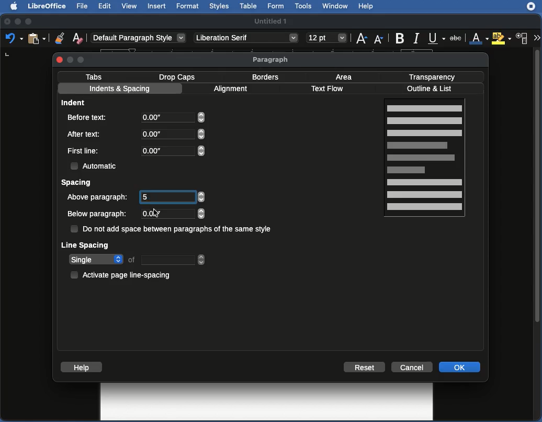  What do you see at coordinates (277, 7) in the screenshot?
I see `Form` at bounding box center [277, 7].